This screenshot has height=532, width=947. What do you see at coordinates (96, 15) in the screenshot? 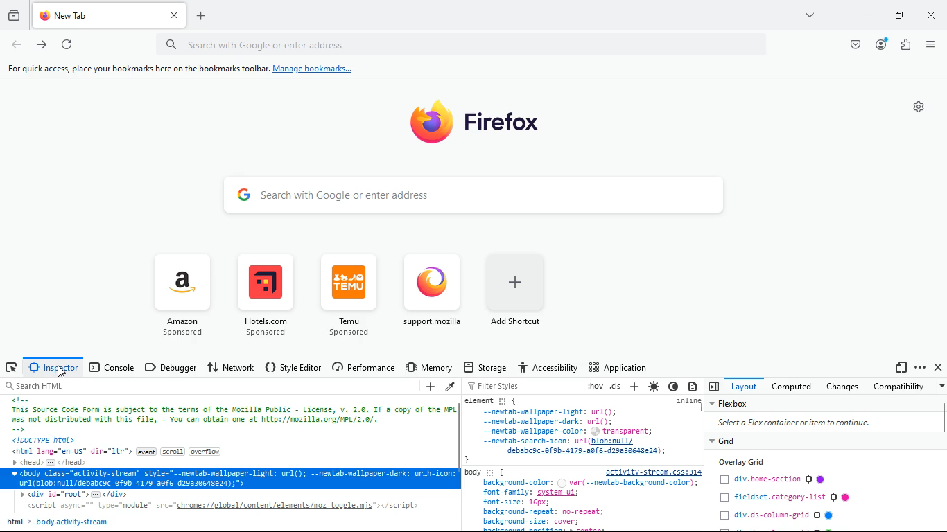
I see `new tab` at bounding box center [96, 15].